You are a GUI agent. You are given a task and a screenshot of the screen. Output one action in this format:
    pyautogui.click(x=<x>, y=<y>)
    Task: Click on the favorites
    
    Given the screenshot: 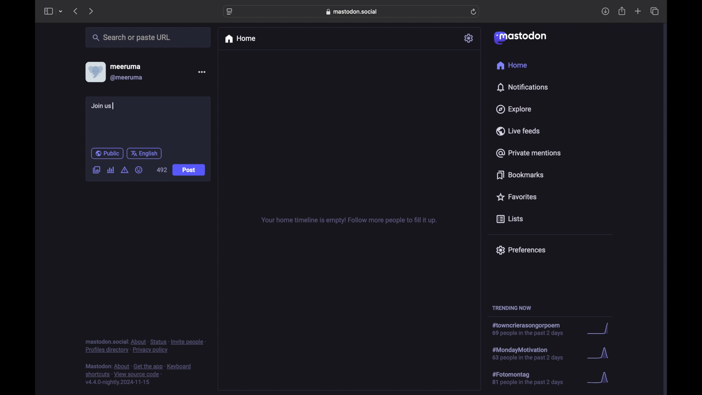 What is the action you would take?
    pyautogui.click(x=516, y=197)
    